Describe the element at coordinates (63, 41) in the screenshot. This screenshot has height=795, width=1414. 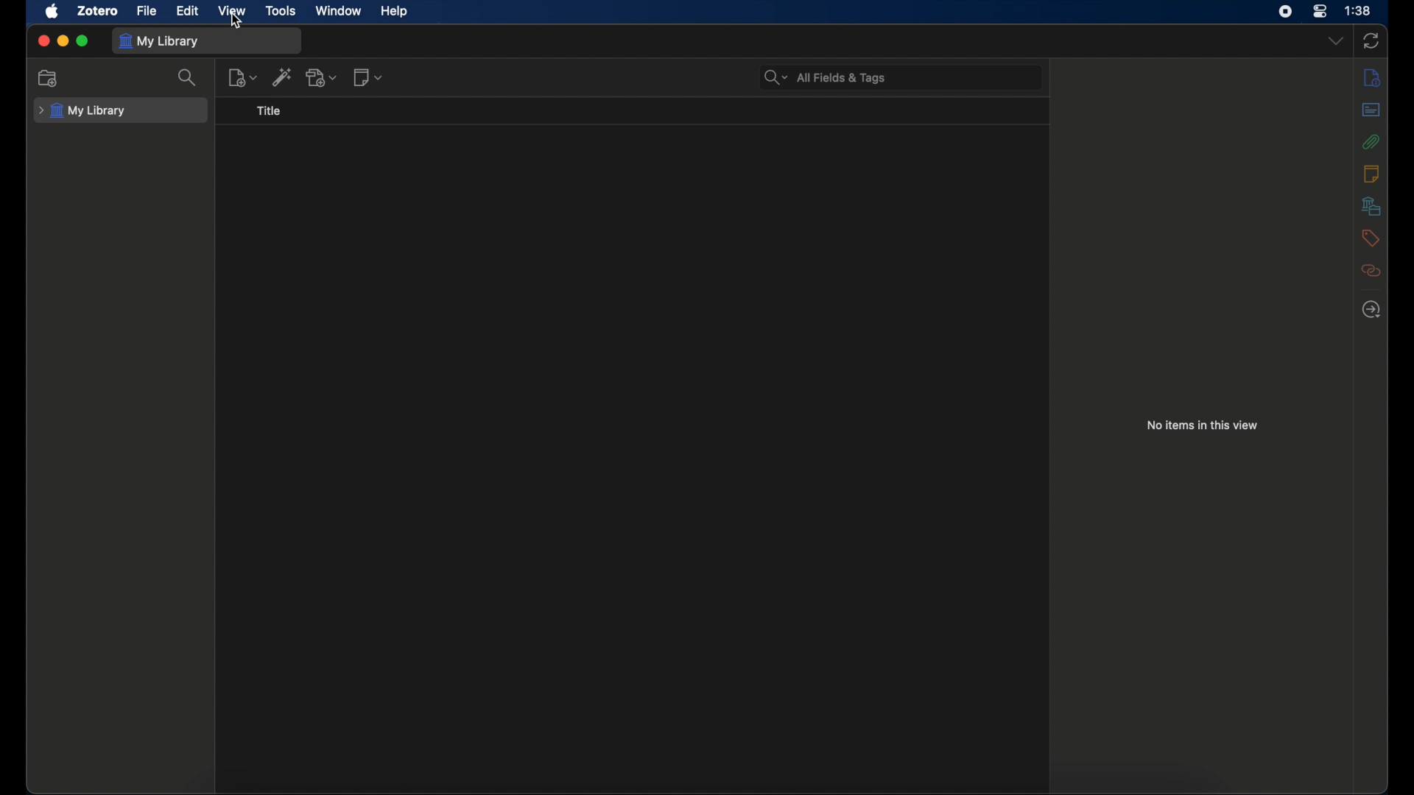
I see `minimize` at that location.